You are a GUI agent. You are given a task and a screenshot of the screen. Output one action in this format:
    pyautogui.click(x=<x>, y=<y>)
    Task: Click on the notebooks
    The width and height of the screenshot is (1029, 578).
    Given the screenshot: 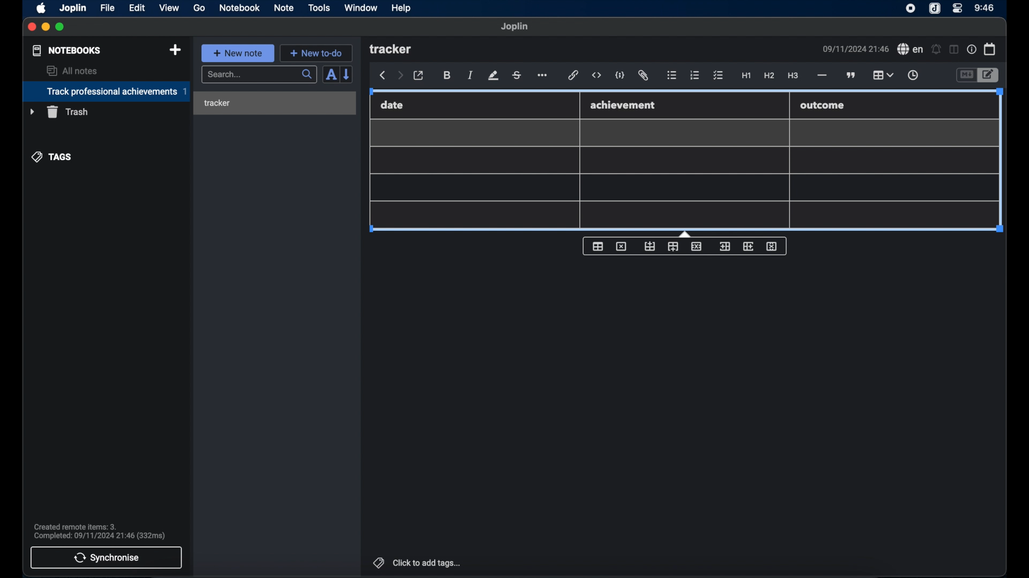 What is the action you would take?
    pyautogui.click(x=66, y=50)
    